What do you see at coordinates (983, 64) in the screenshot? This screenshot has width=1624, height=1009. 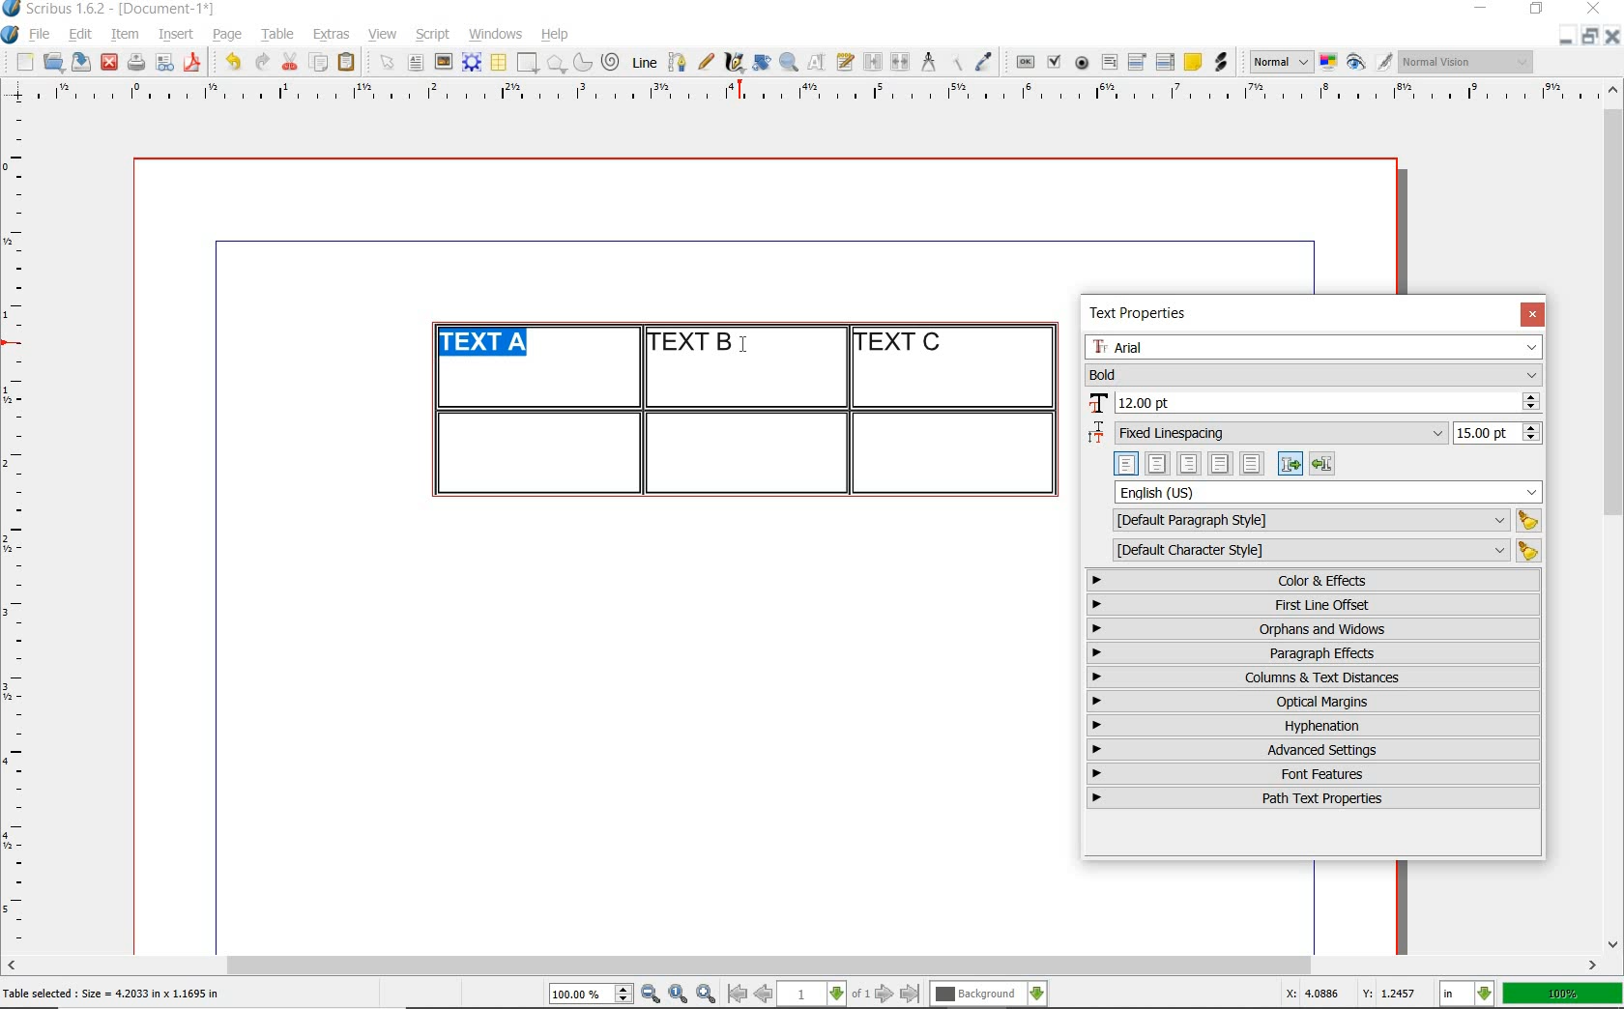 I see `eye dropper` at bounding box center [983, 64].